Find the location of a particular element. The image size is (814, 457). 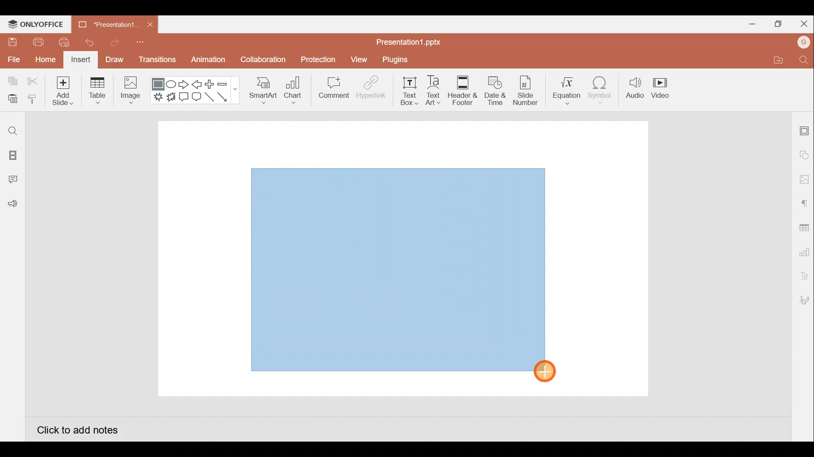

Date & time is located at coordinates (495, 91).